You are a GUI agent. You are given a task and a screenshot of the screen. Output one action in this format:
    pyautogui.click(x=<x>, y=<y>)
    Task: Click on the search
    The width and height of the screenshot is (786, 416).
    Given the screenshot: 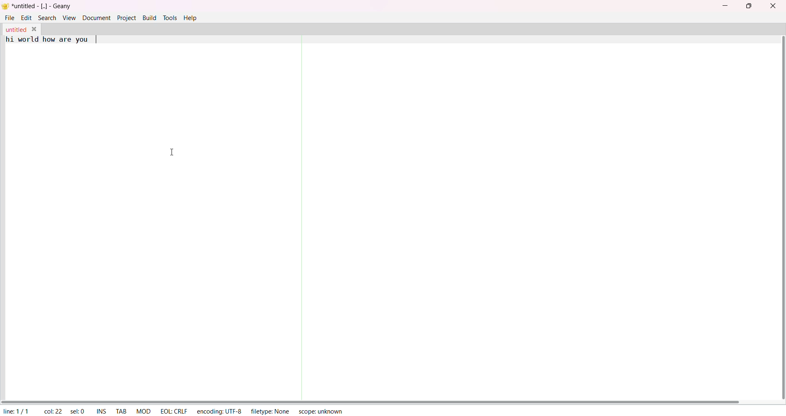 What is the action you would take?
    pyautogui.click(x=47, y=17)
    